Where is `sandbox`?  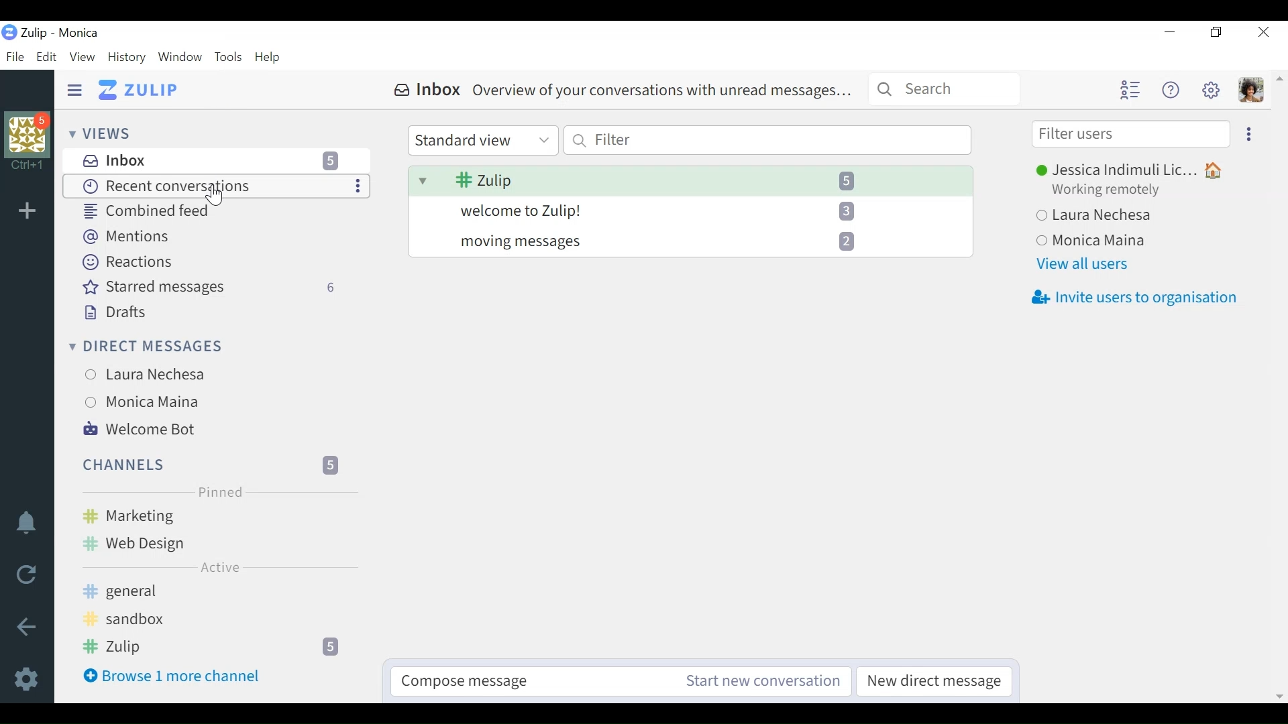
sandbox is located at coordinates (208, 620).